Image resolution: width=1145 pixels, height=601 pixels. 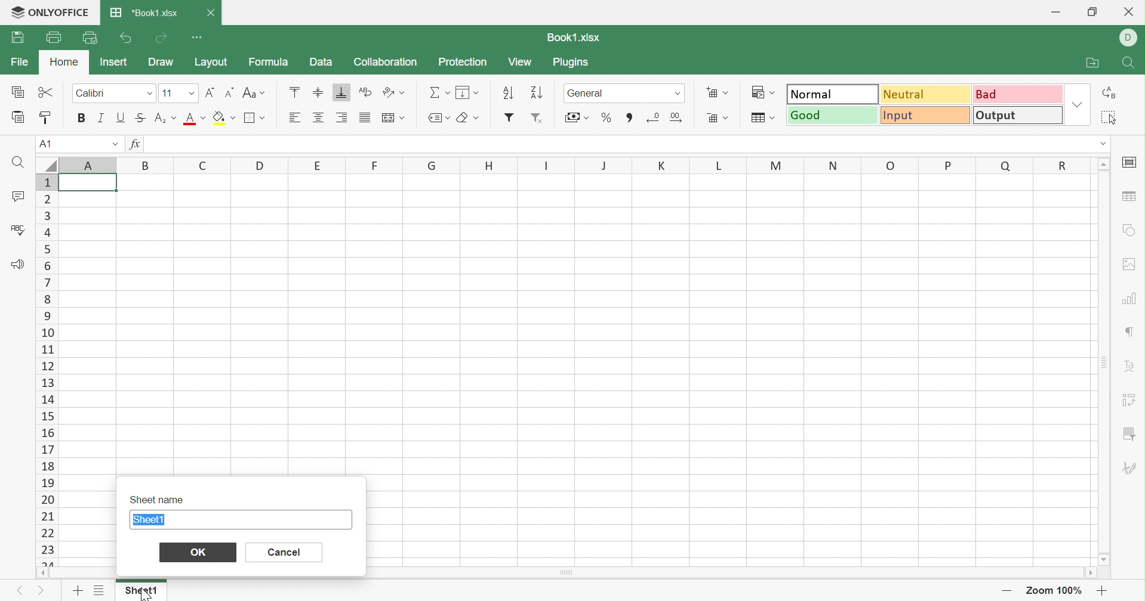 I want to click on Sheet name, so click(x=158, y=499).